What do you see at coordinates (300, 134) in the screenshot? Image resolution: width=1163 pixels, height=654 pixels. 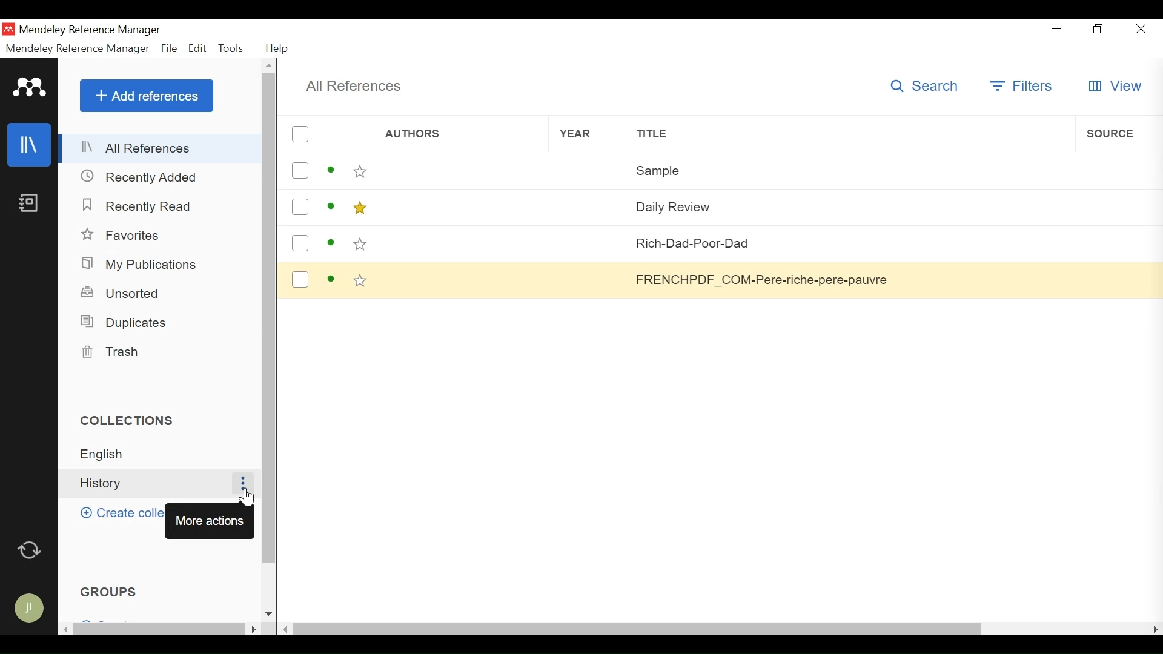 I see `(un)select` at bounding box center [300, 134].